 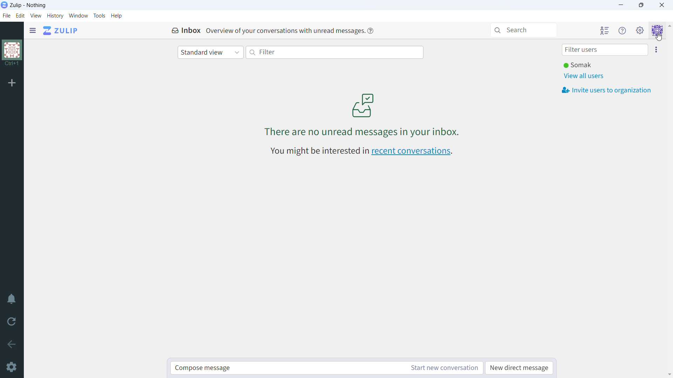 I want to click on close, so click(x=662, y=5).